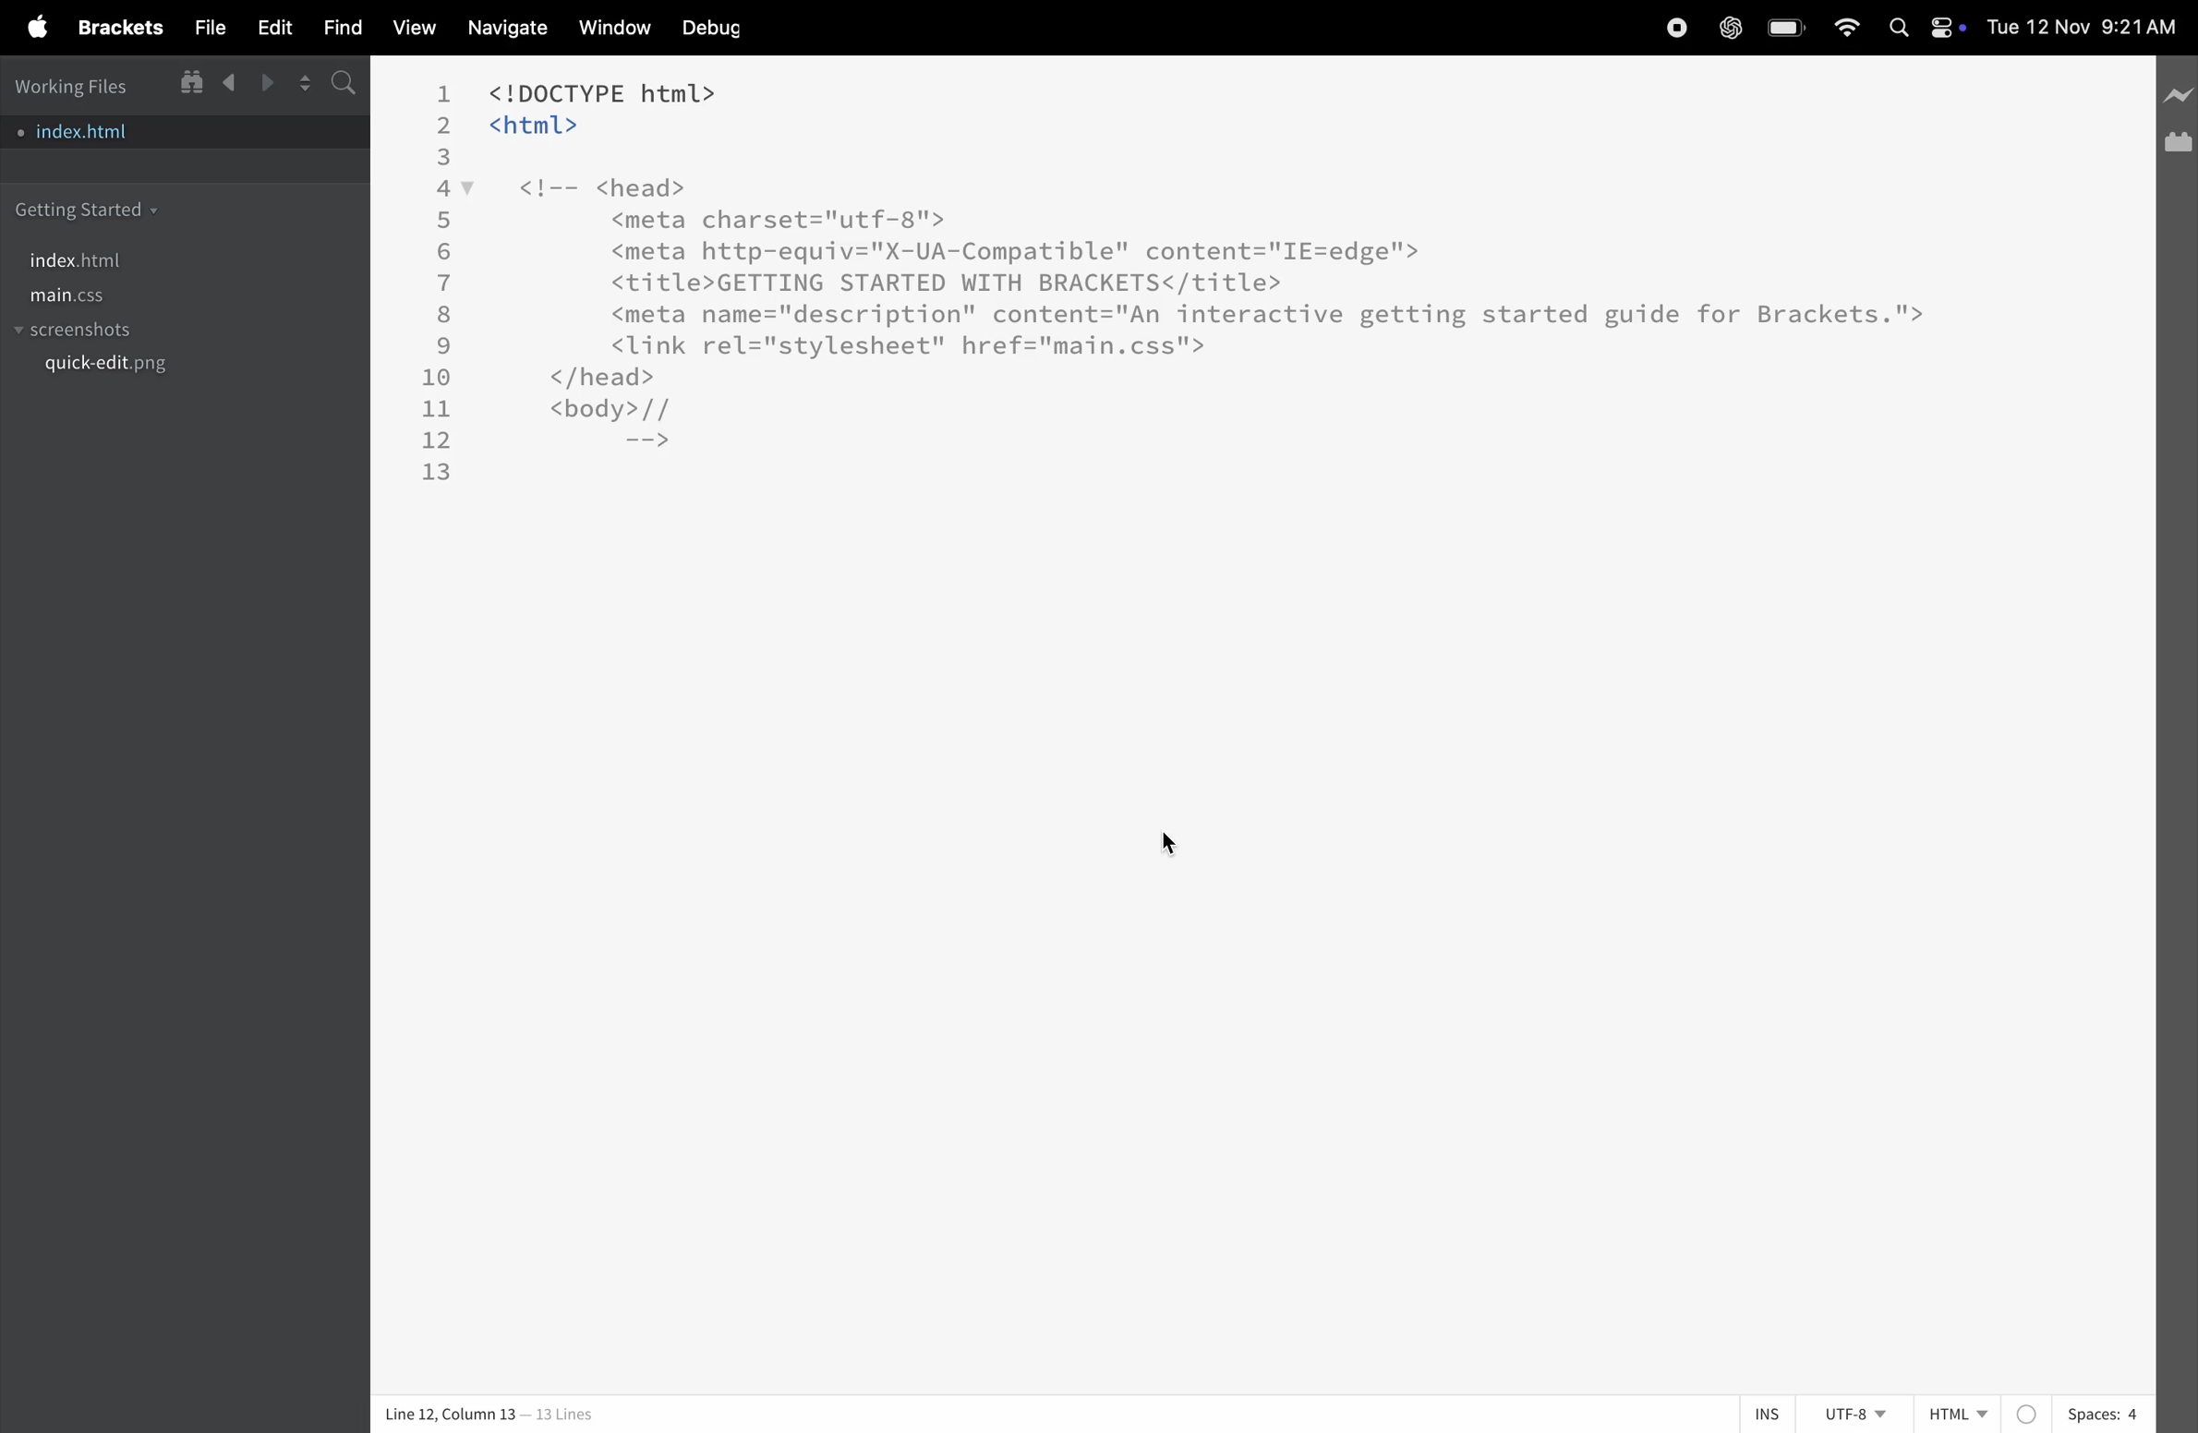 Image resolution: width=2198 pixels, height=1433 pixels. I want to click on line preview, so click(2177, 96).